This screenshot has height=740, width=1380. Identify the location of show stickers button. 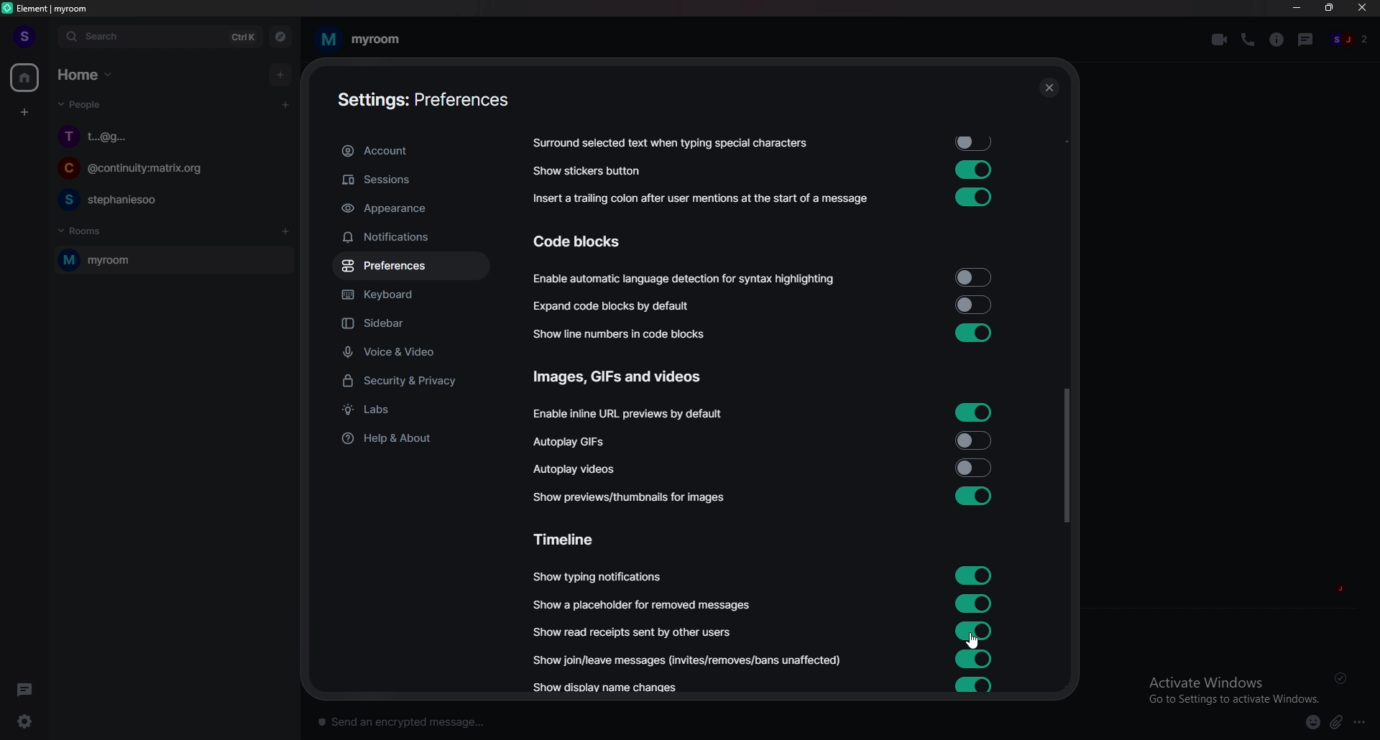
(588, 171).